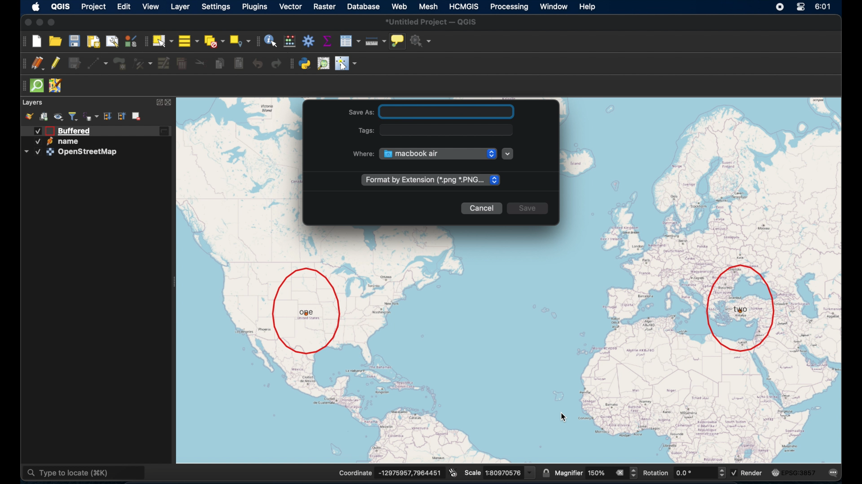  What do you see at coordinates (465, 6) in the screenshot?
I see `HCMGIS` at bounding box center [465, 6].